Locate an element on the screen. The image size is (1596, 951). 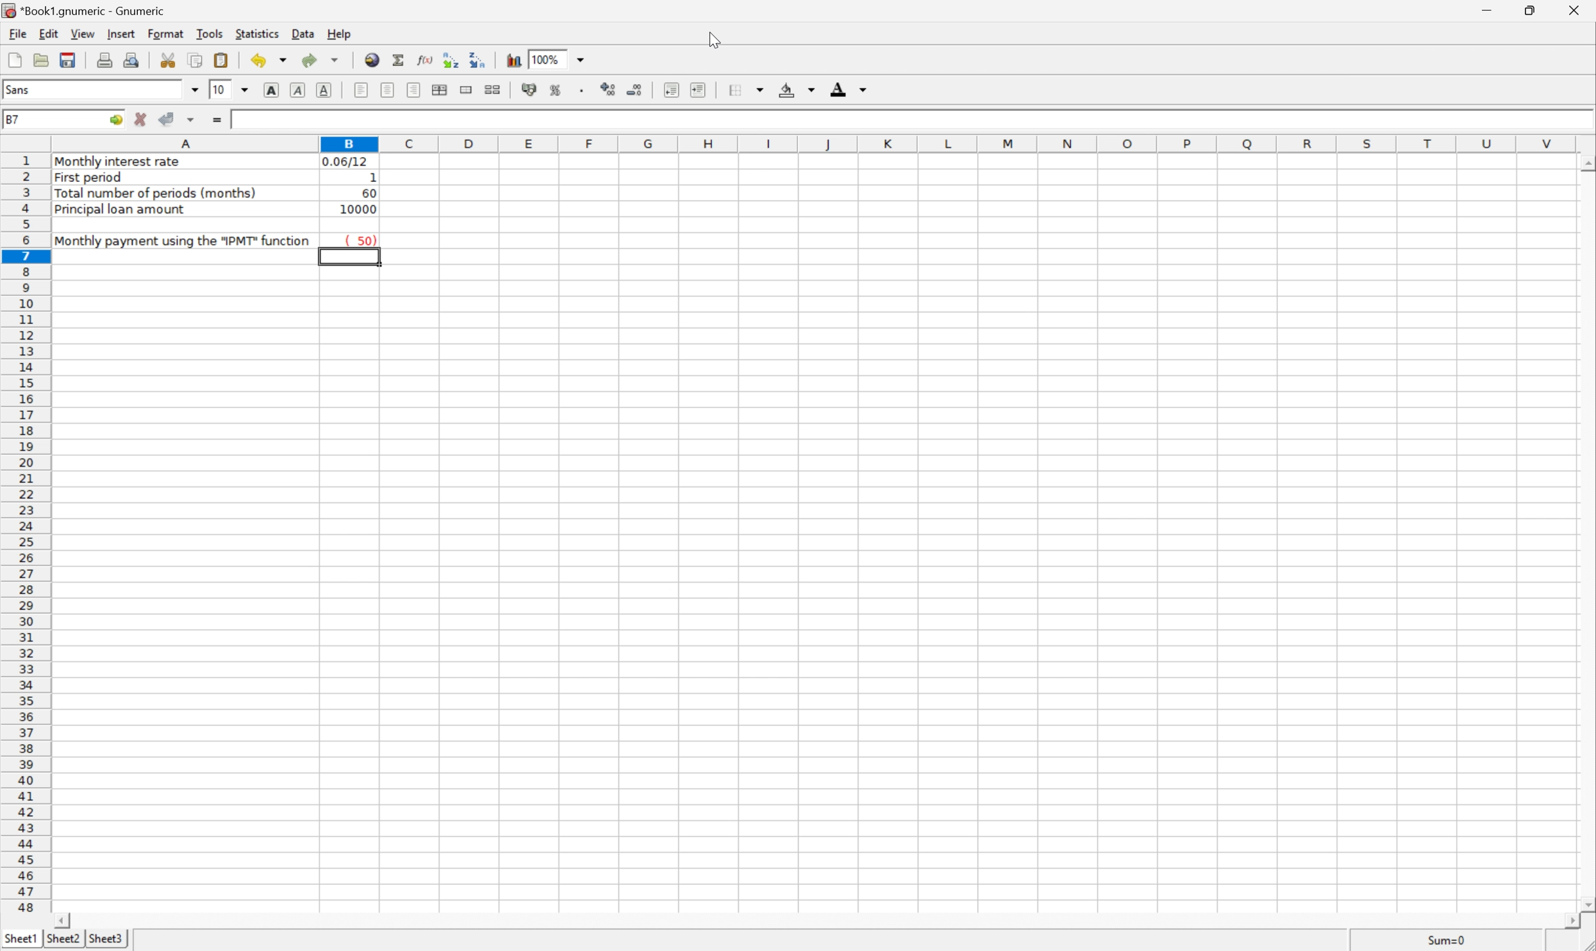
Bold is located at coordinates (271, 88).